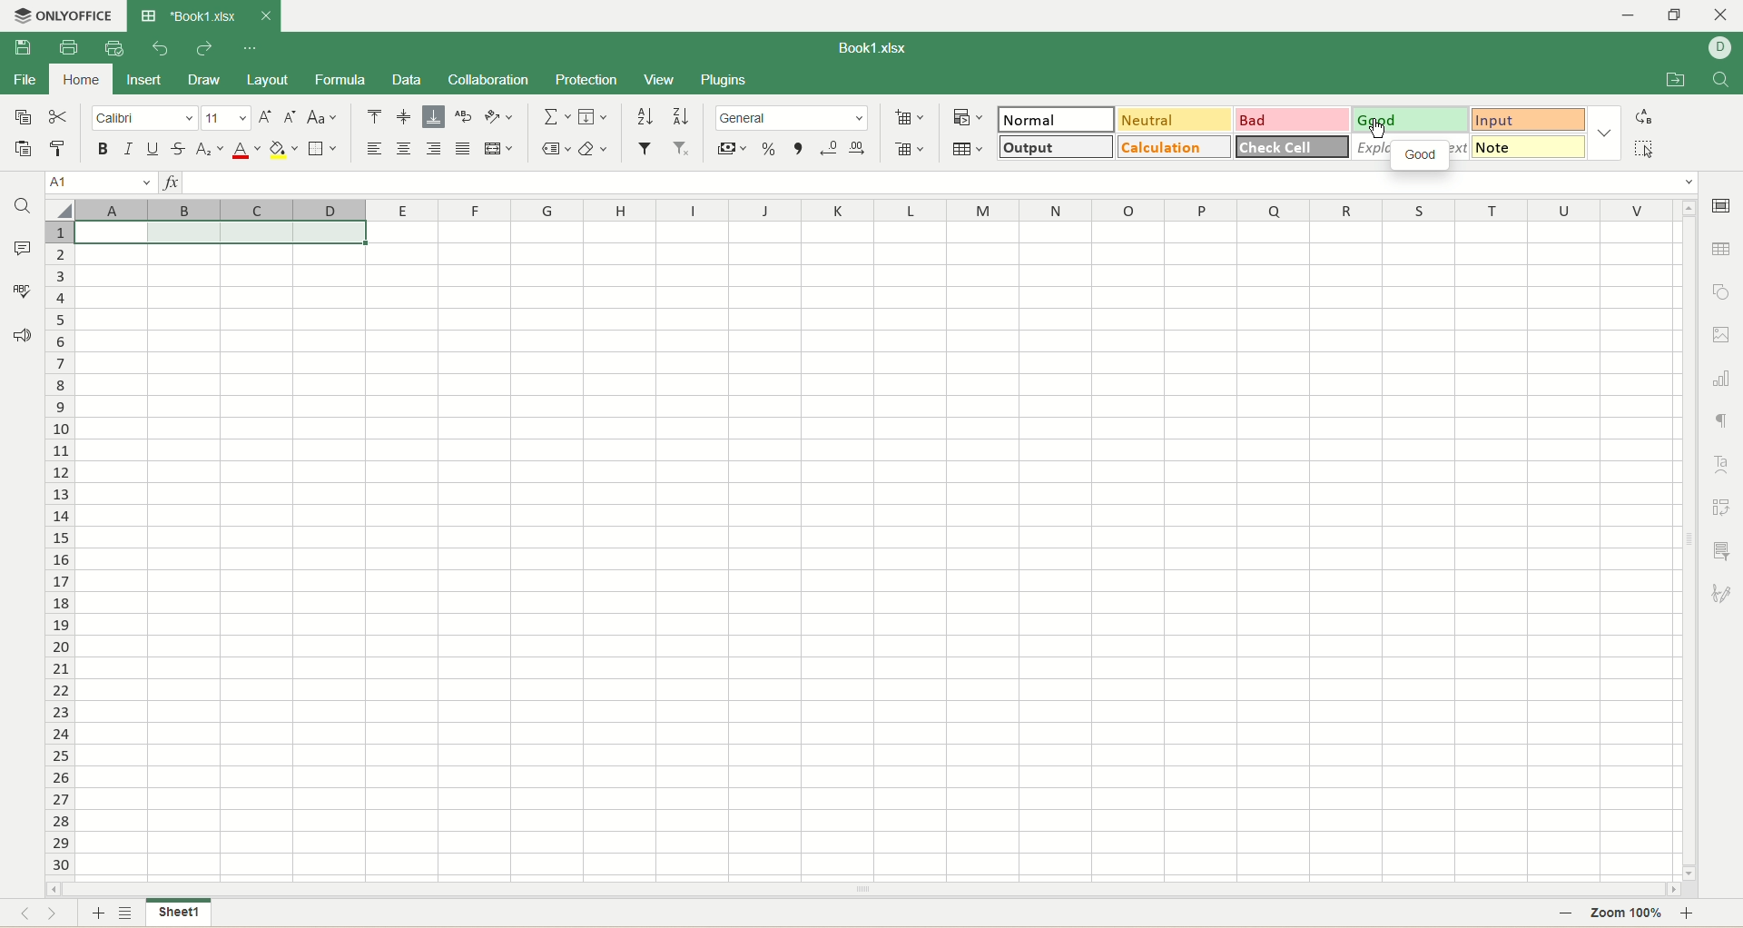  I want to click on previous, so click(21, 915).